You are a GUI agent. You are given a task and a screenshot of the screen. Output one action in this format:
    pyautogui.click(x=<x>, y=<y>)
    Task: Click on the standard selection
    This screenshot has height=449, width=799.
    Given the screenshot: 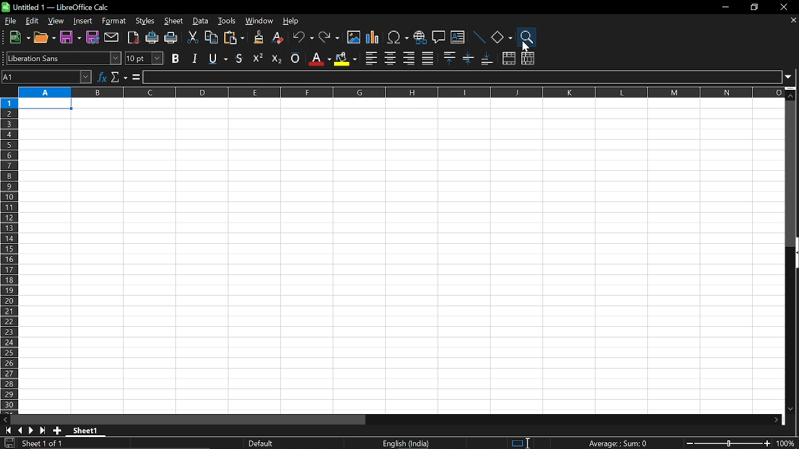 What is the action you would take?
    pyautogui.click(x=521, y=443)
    